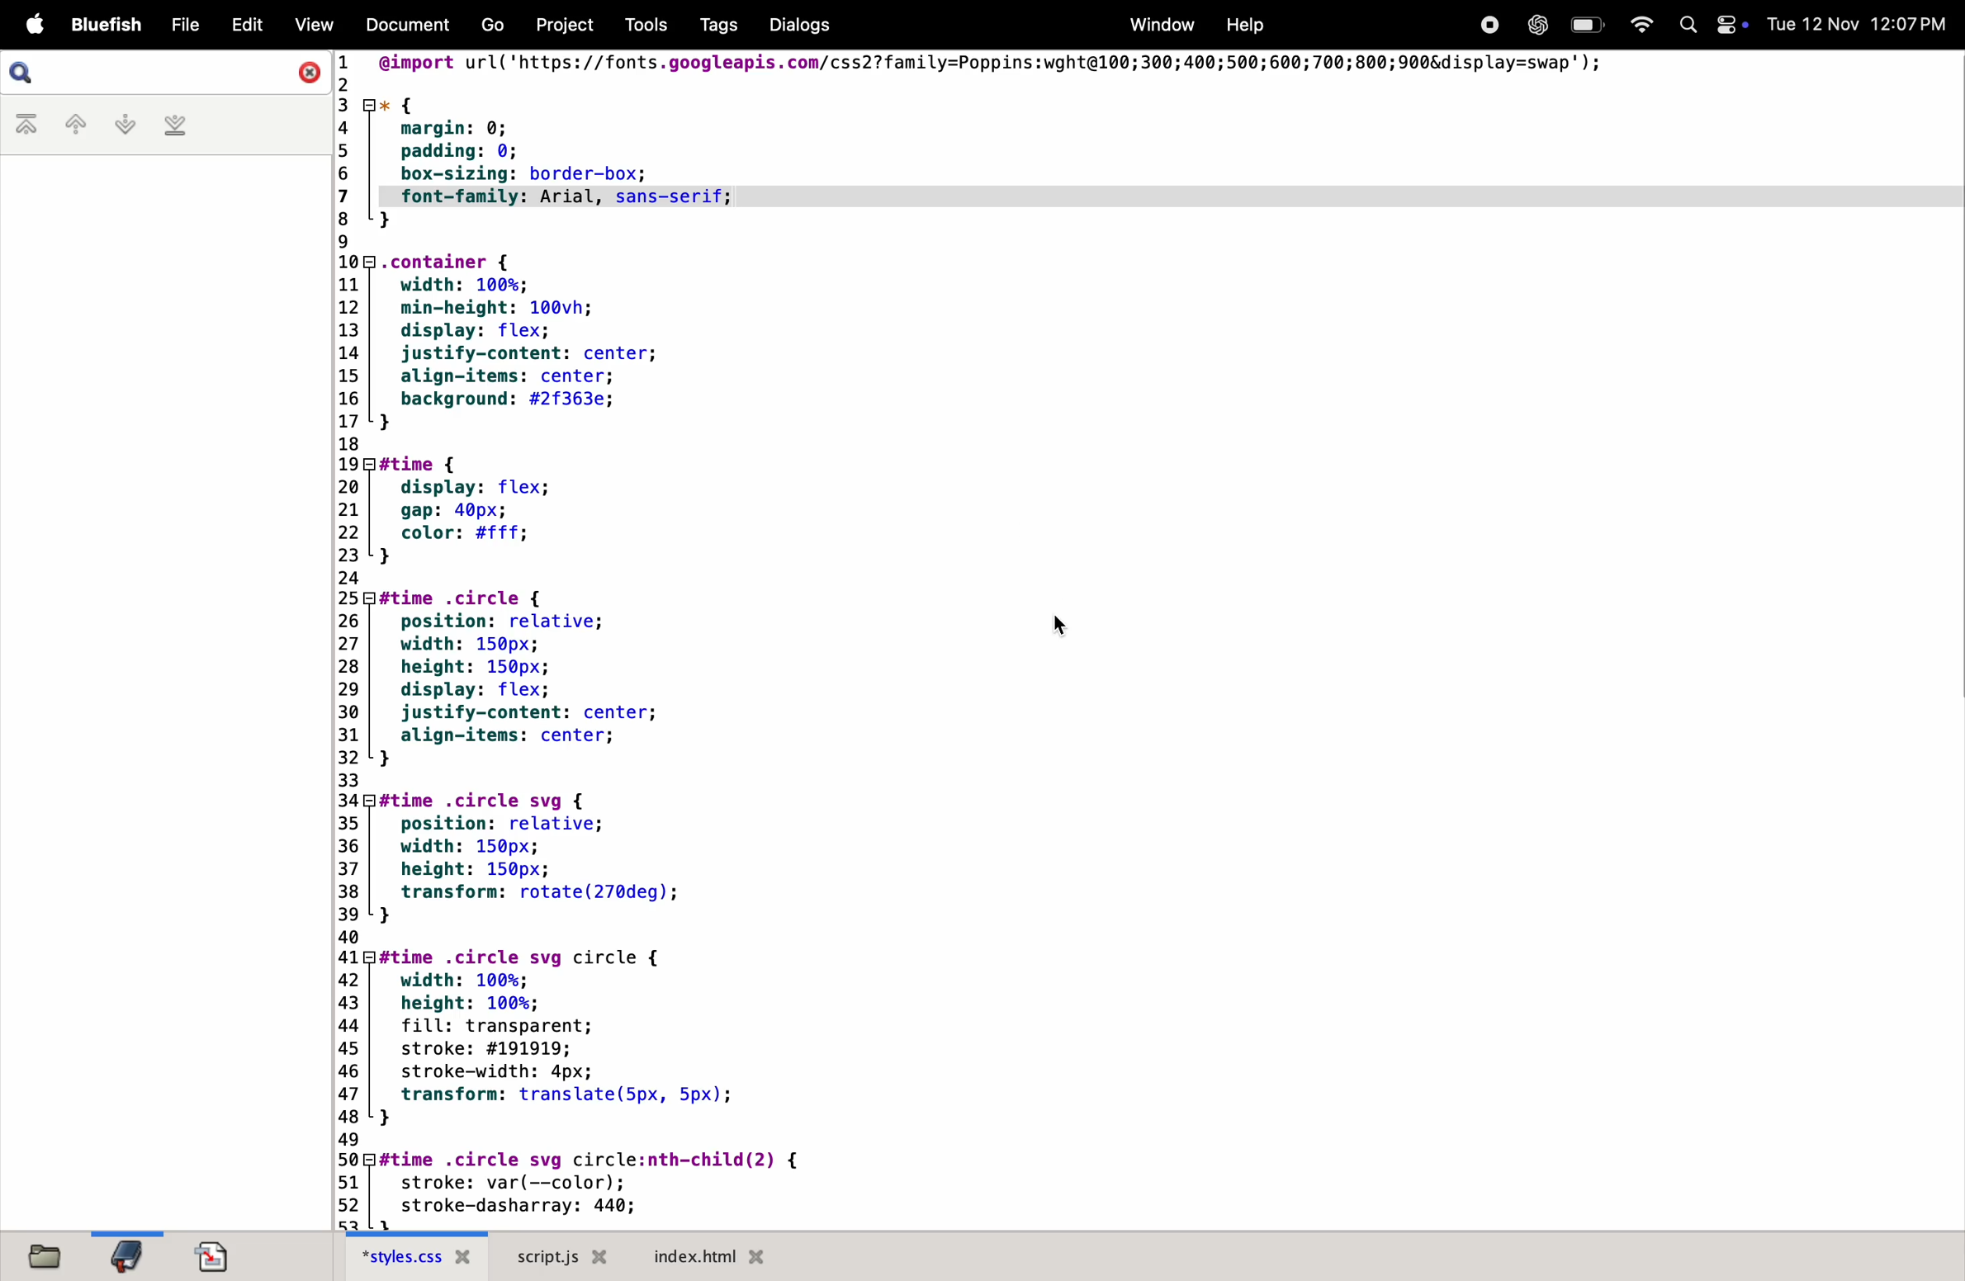  Describe the element at coordinates (182, 25) in the screenshot. I see `file` at that location.